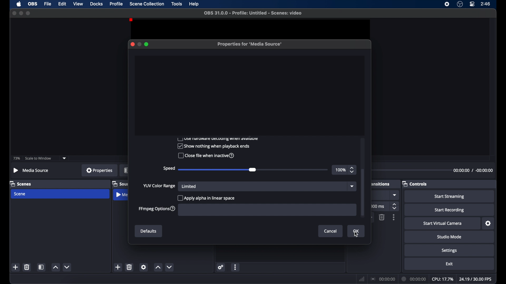  Describe the element at coordinates (449, 250) in the screenshot. I see `settings` at that location.